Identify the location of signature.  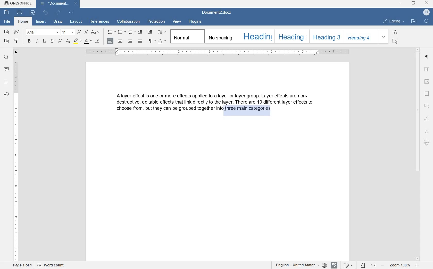
(427, 143).